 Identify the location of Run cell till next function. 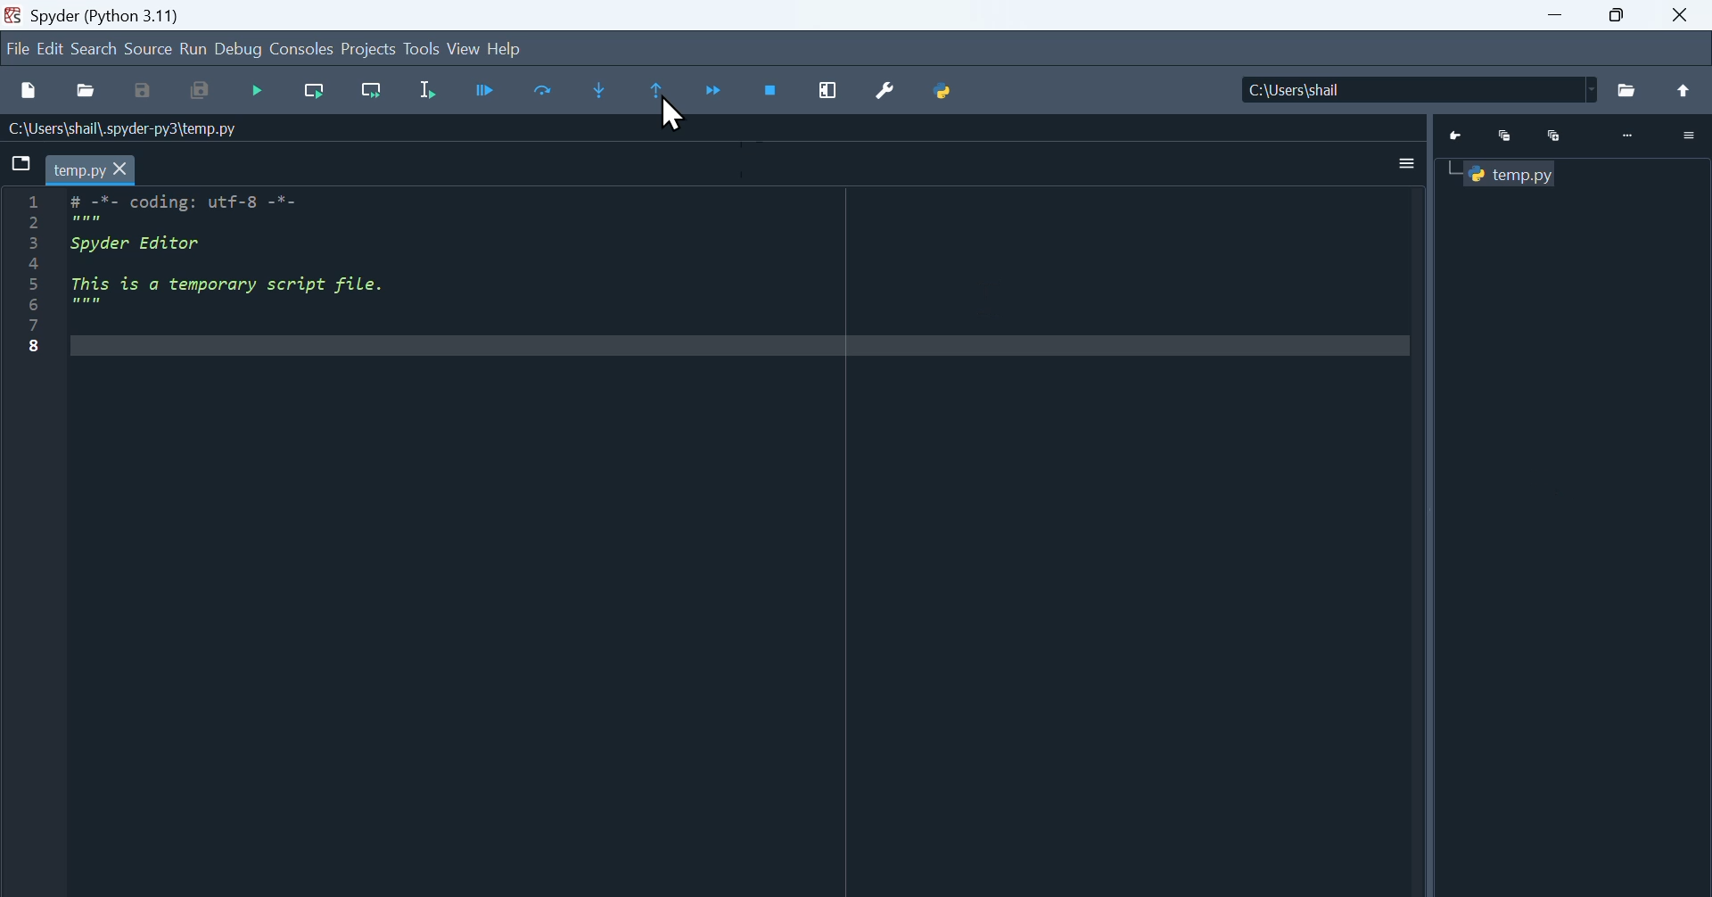
(372, 91).